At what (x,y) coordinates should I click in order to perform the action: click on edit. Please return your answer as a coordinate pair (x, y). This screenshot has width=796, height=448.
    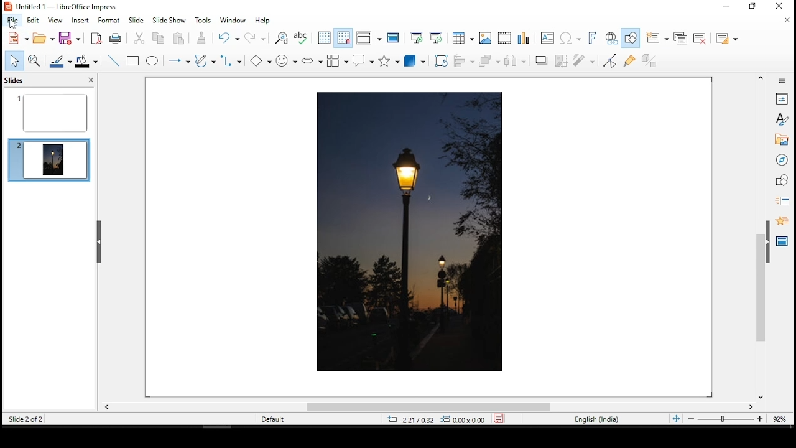
    Looking at the image, I should click on (32, 19).